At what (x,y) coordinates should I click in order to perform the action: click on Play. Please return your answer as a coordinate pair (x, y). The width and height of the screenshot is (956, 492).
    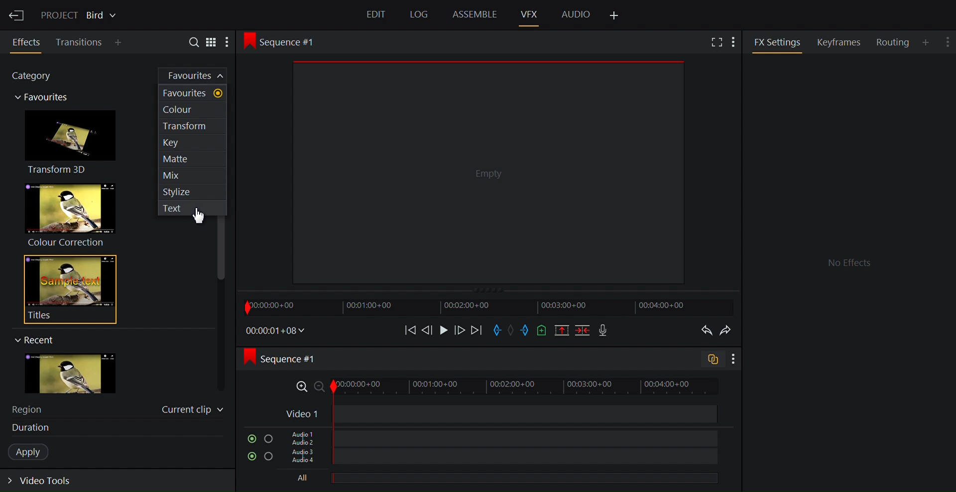
    Looking at the image, I should click on (443, 330).